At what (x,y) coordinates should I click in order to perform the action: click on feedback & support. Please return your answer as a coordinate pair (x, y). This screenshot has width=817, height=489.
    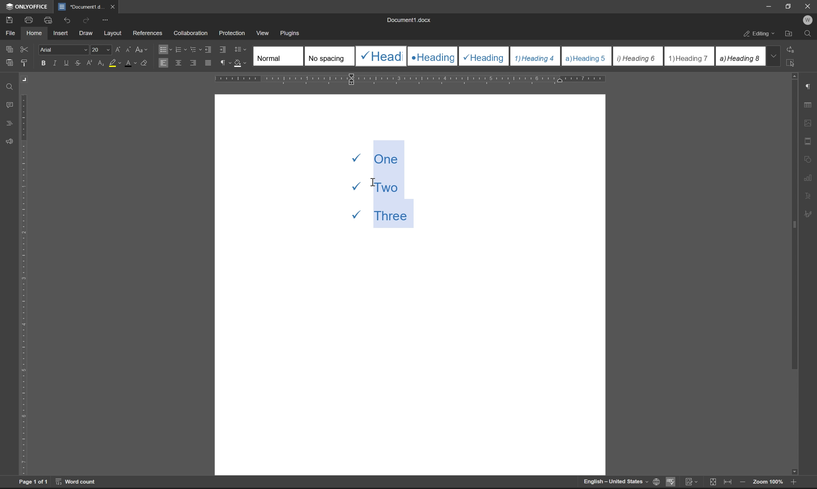
    Looking at the image, I should click on (10, 142).